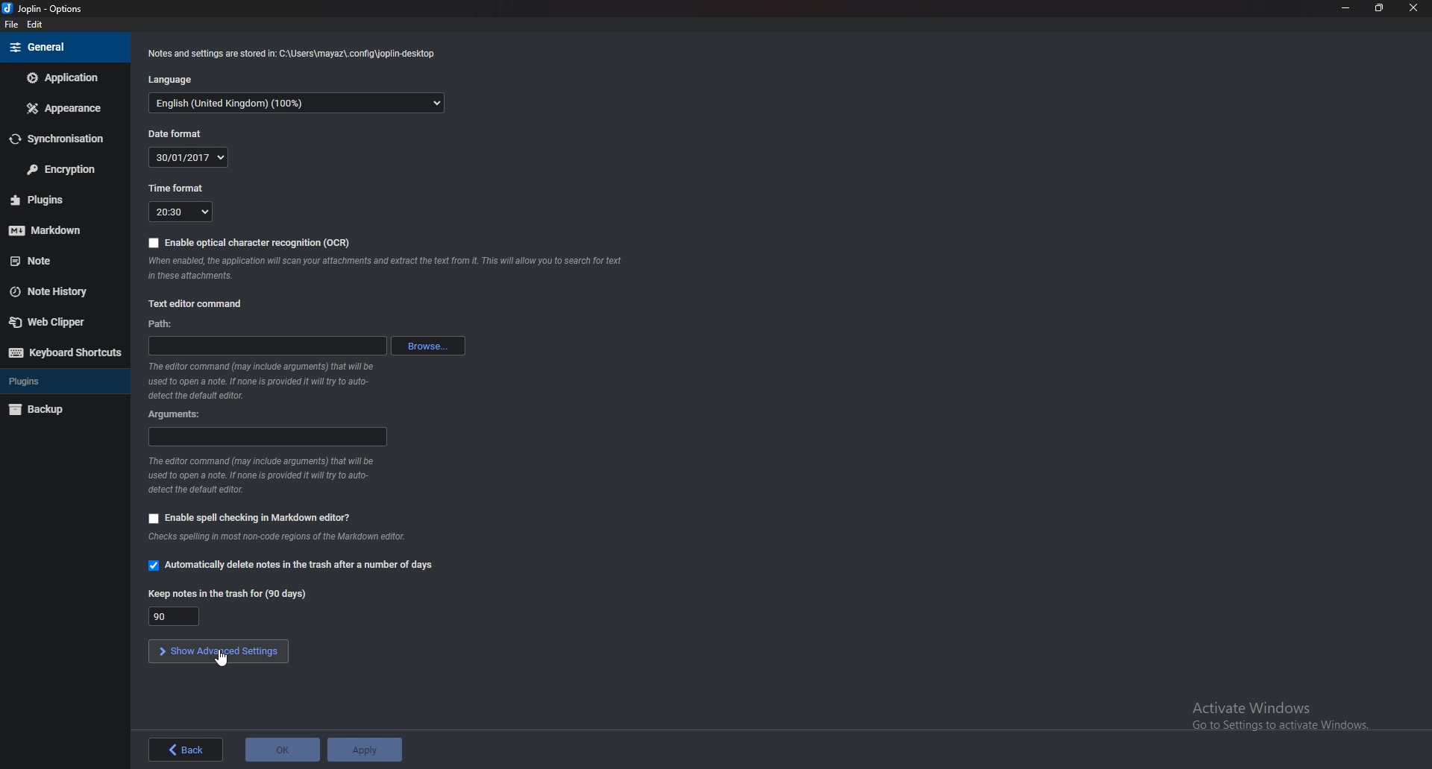  I want to click on Arguments, so click(266, 435).